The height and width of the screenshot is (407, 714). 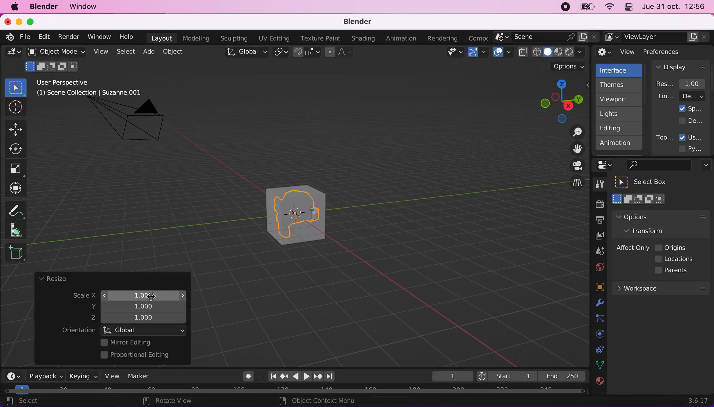 I want to click on 3.6.17, so click(x=699, y=401).